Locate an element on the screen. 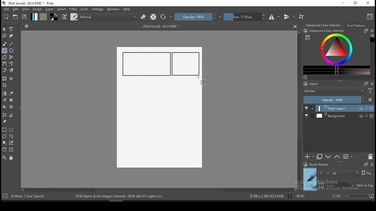 This screenshot has width=376, height=211. polygon selection tool is located at coordinates (5, 136).